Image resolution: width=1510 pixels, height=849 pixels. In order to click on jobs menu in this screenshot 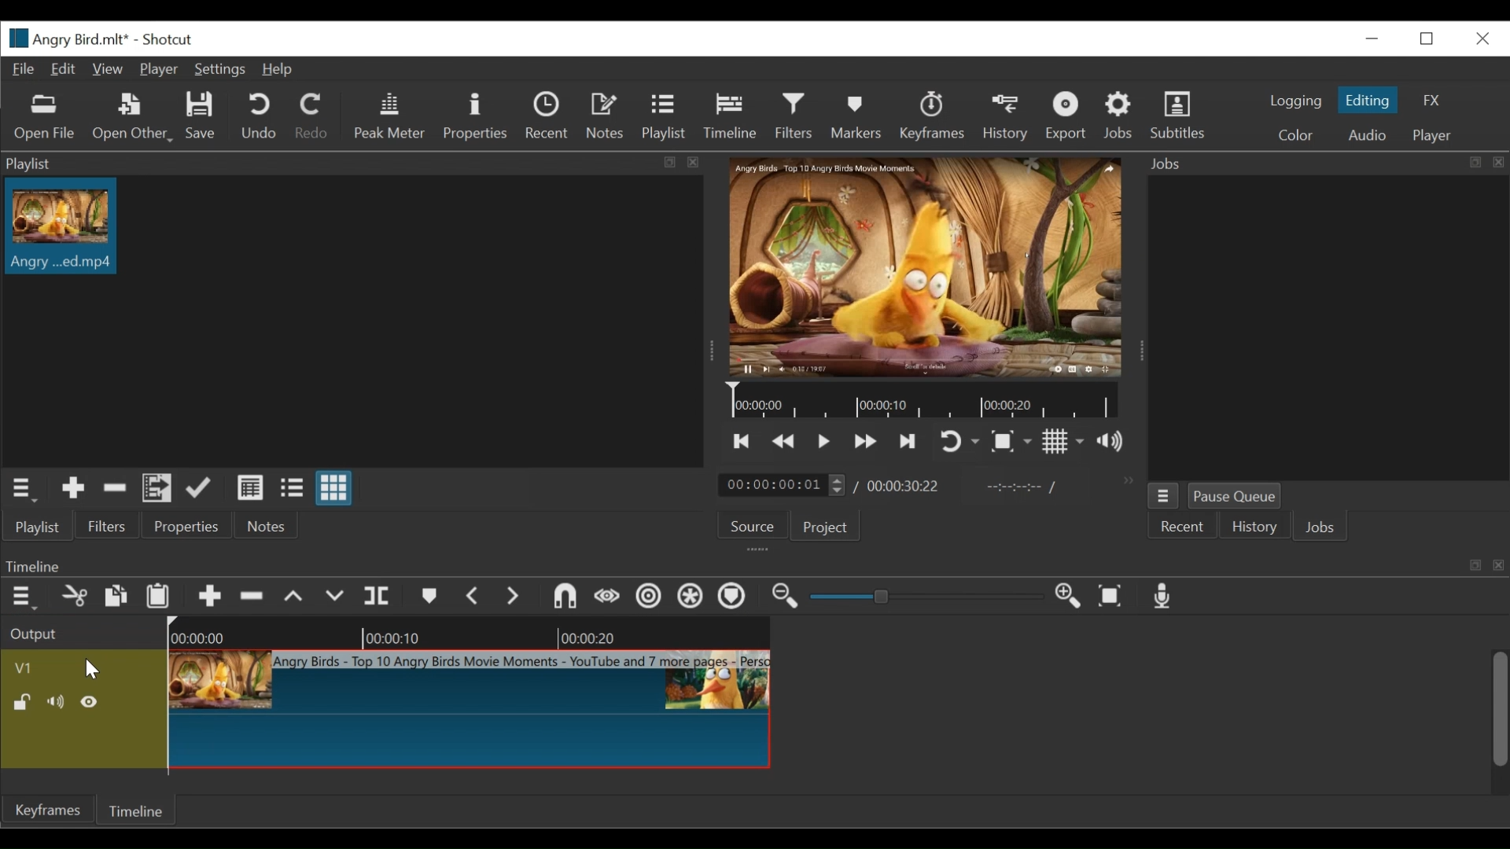, I will do `click(1162, 496)`.